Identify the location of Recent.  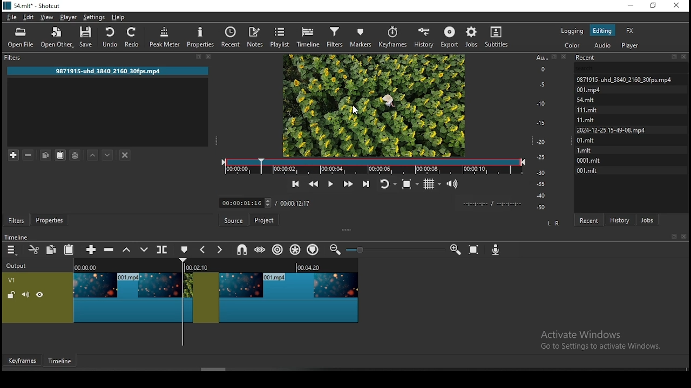
(632, 58).